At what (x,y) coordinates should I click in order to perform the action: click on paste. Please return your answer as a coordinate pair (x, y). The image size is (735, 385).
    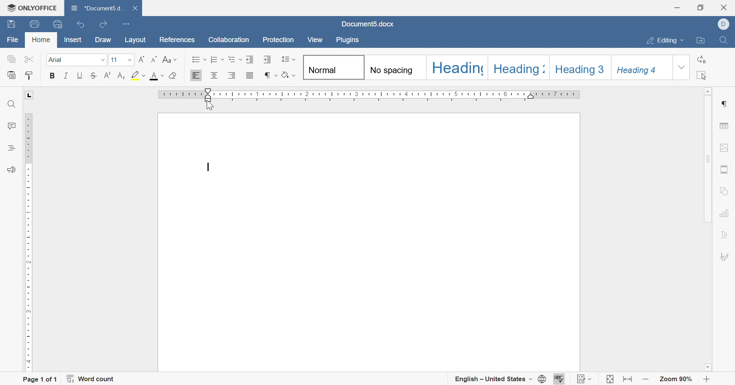
    Looking at the image, I should click on (13, 75).